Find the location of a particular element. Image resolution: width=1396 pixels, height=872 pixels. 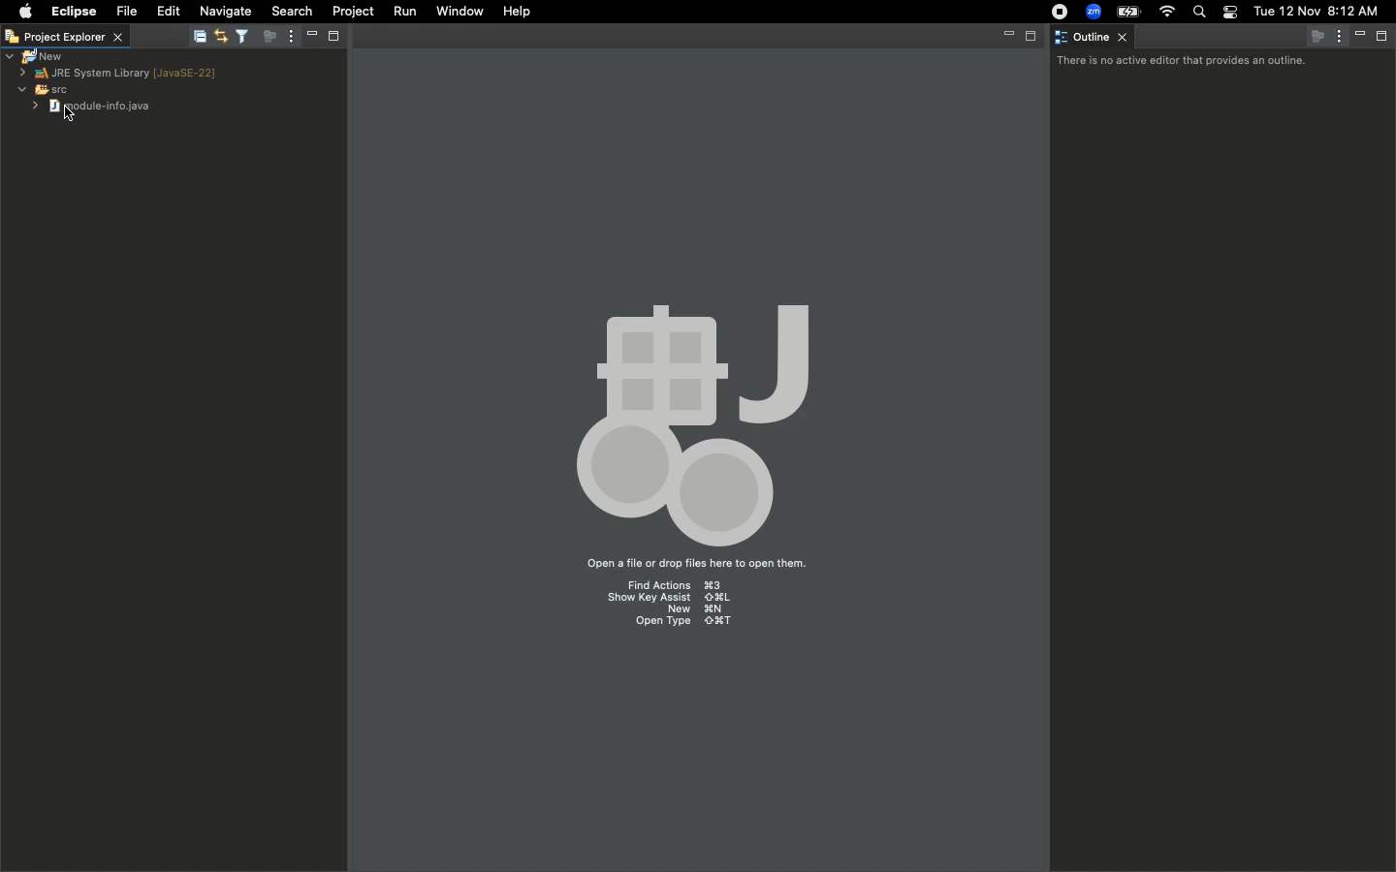

Navigate is located at coordinates (223, 12).